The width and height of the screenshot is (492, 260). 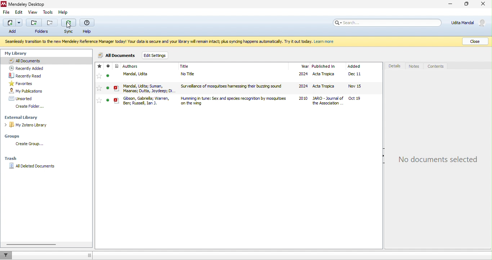 What do you see at coordinates (12, 157) in the screenshot?
I see `trash` at bounding box center [12, 157].